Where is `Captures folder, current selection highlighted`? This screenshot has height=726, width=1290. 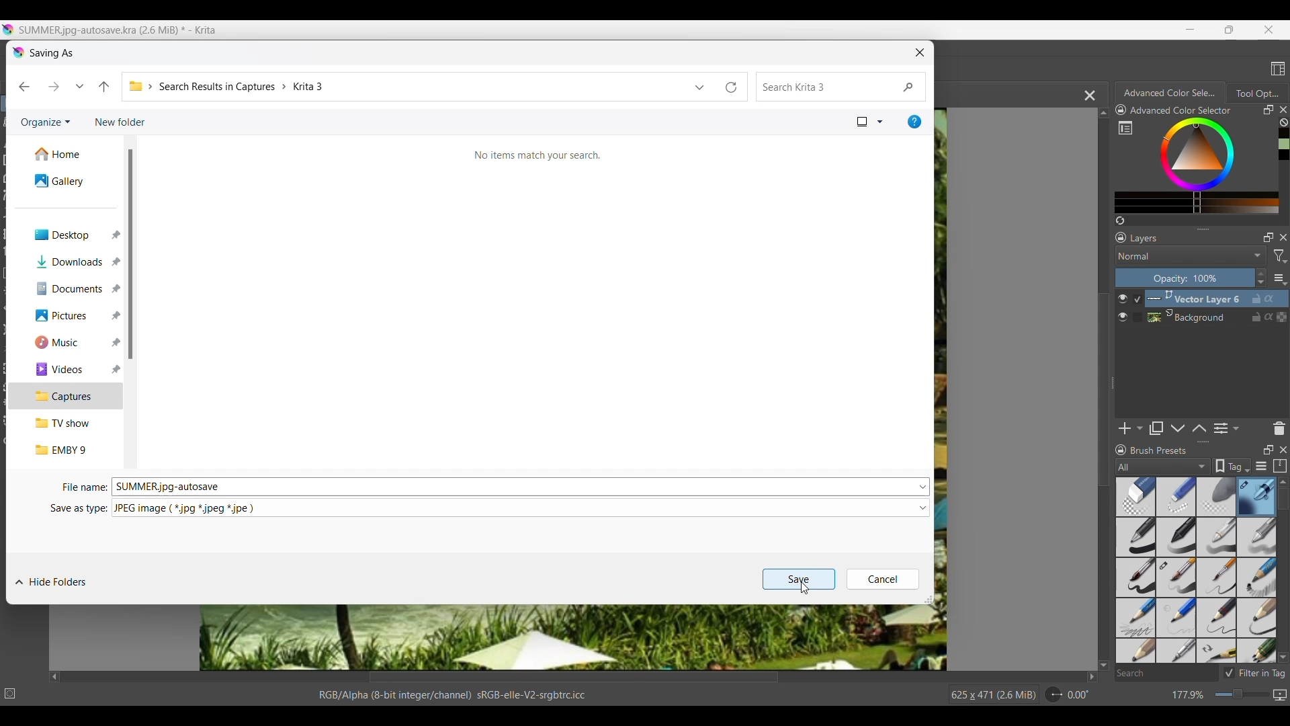
Captures folder, current selection highlighted is located at coordinates (65, 397).